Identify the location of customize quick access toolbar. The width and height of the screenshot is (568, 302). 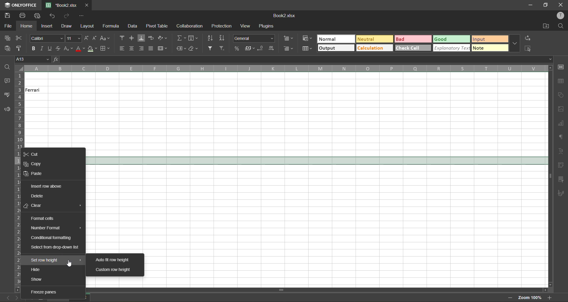
(81, 15).